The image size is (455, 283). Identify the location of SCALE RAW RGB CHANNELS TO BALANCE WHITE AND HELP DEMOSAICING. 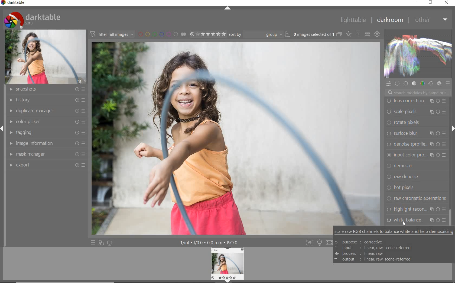
(393, 245).